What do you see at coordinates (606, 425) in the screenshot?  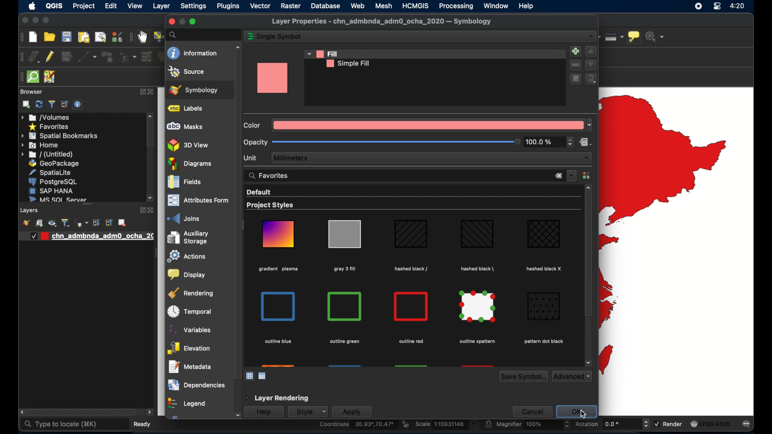 I see `rotation` at bounding box center [606, 425].